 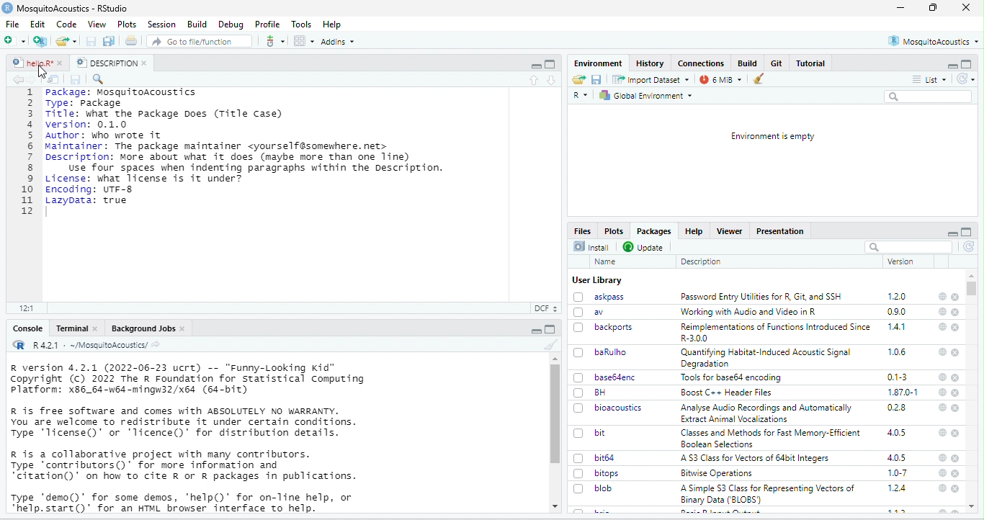 What do you see at coordinates (766, 414) in the screenshot?
I see `Analyse Audio Recordings and Automatically Extract Animal Vocalizations` at bounding box center [766, 414].